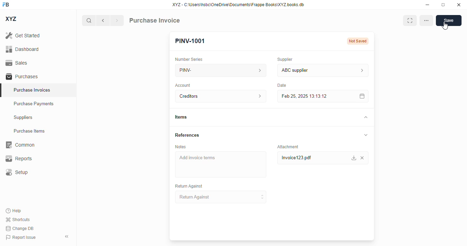  What do you see at coordinates (181, 147) in the screenshot?
I see `notes` at bounding box center [181, 147].